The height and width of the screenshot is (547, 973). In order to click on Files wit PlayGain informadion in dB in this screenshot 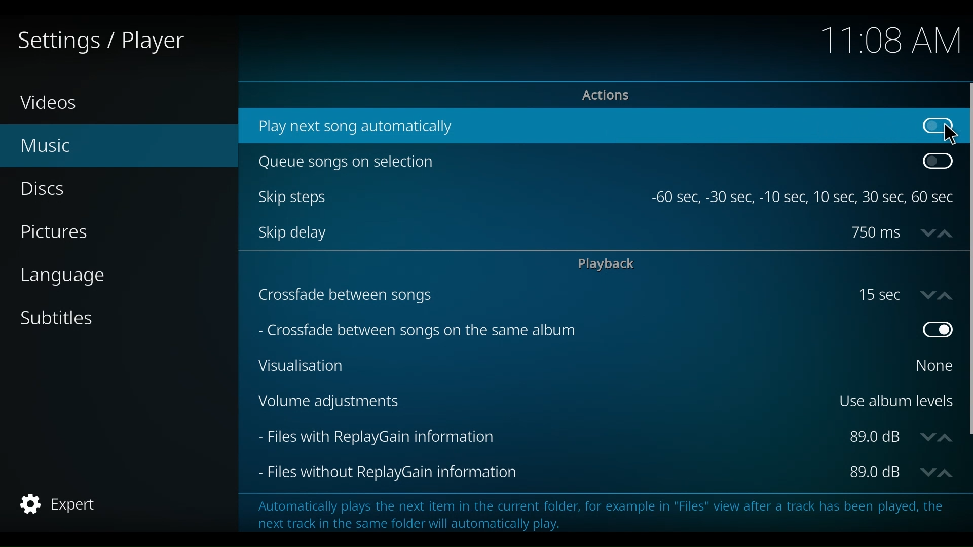, I will do `click(876, 437)`.